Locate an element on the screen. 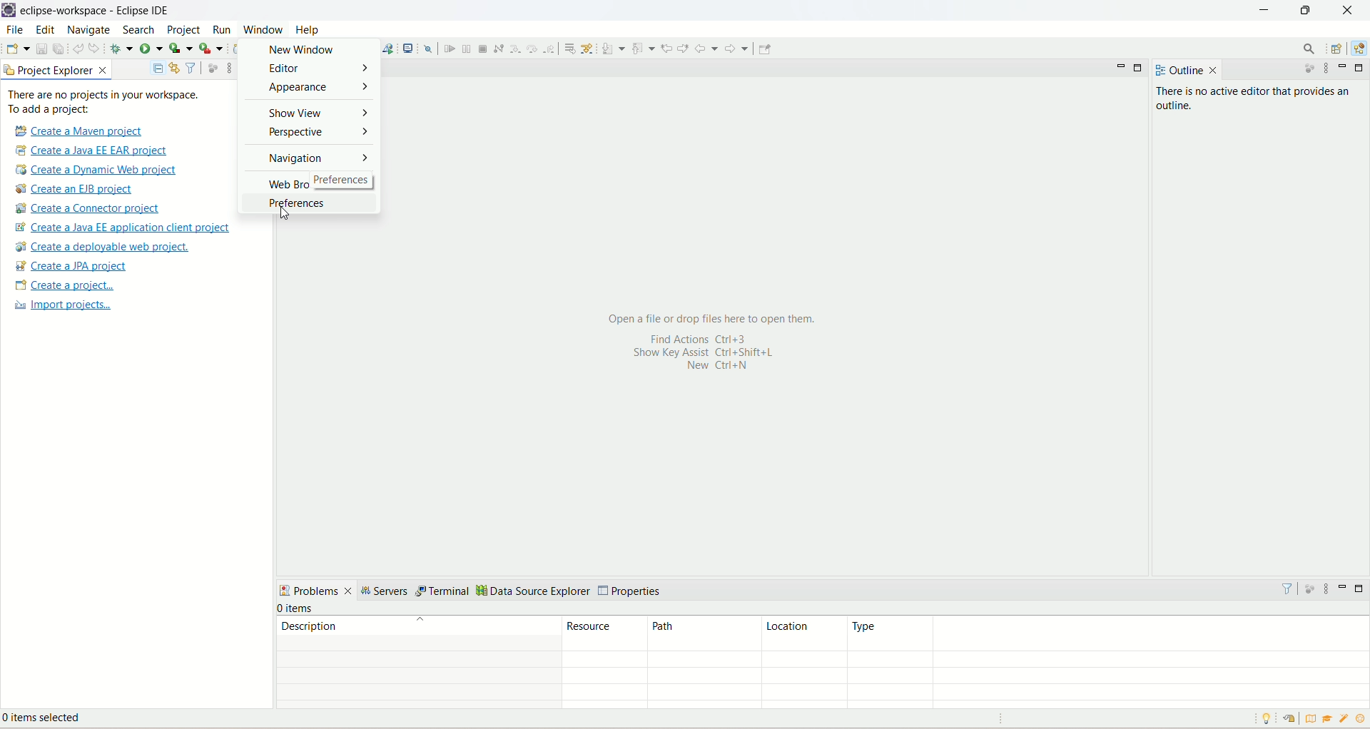 The width and height of the screenshot is (1370, 729). disconnect is located at coordinates (498, 48).